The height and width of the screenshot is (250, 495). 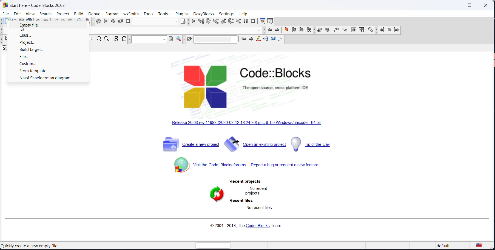 What do you see at coordinates (49, 25) in the screenshot?
I see `empty file` at bounding box center [49, 25].